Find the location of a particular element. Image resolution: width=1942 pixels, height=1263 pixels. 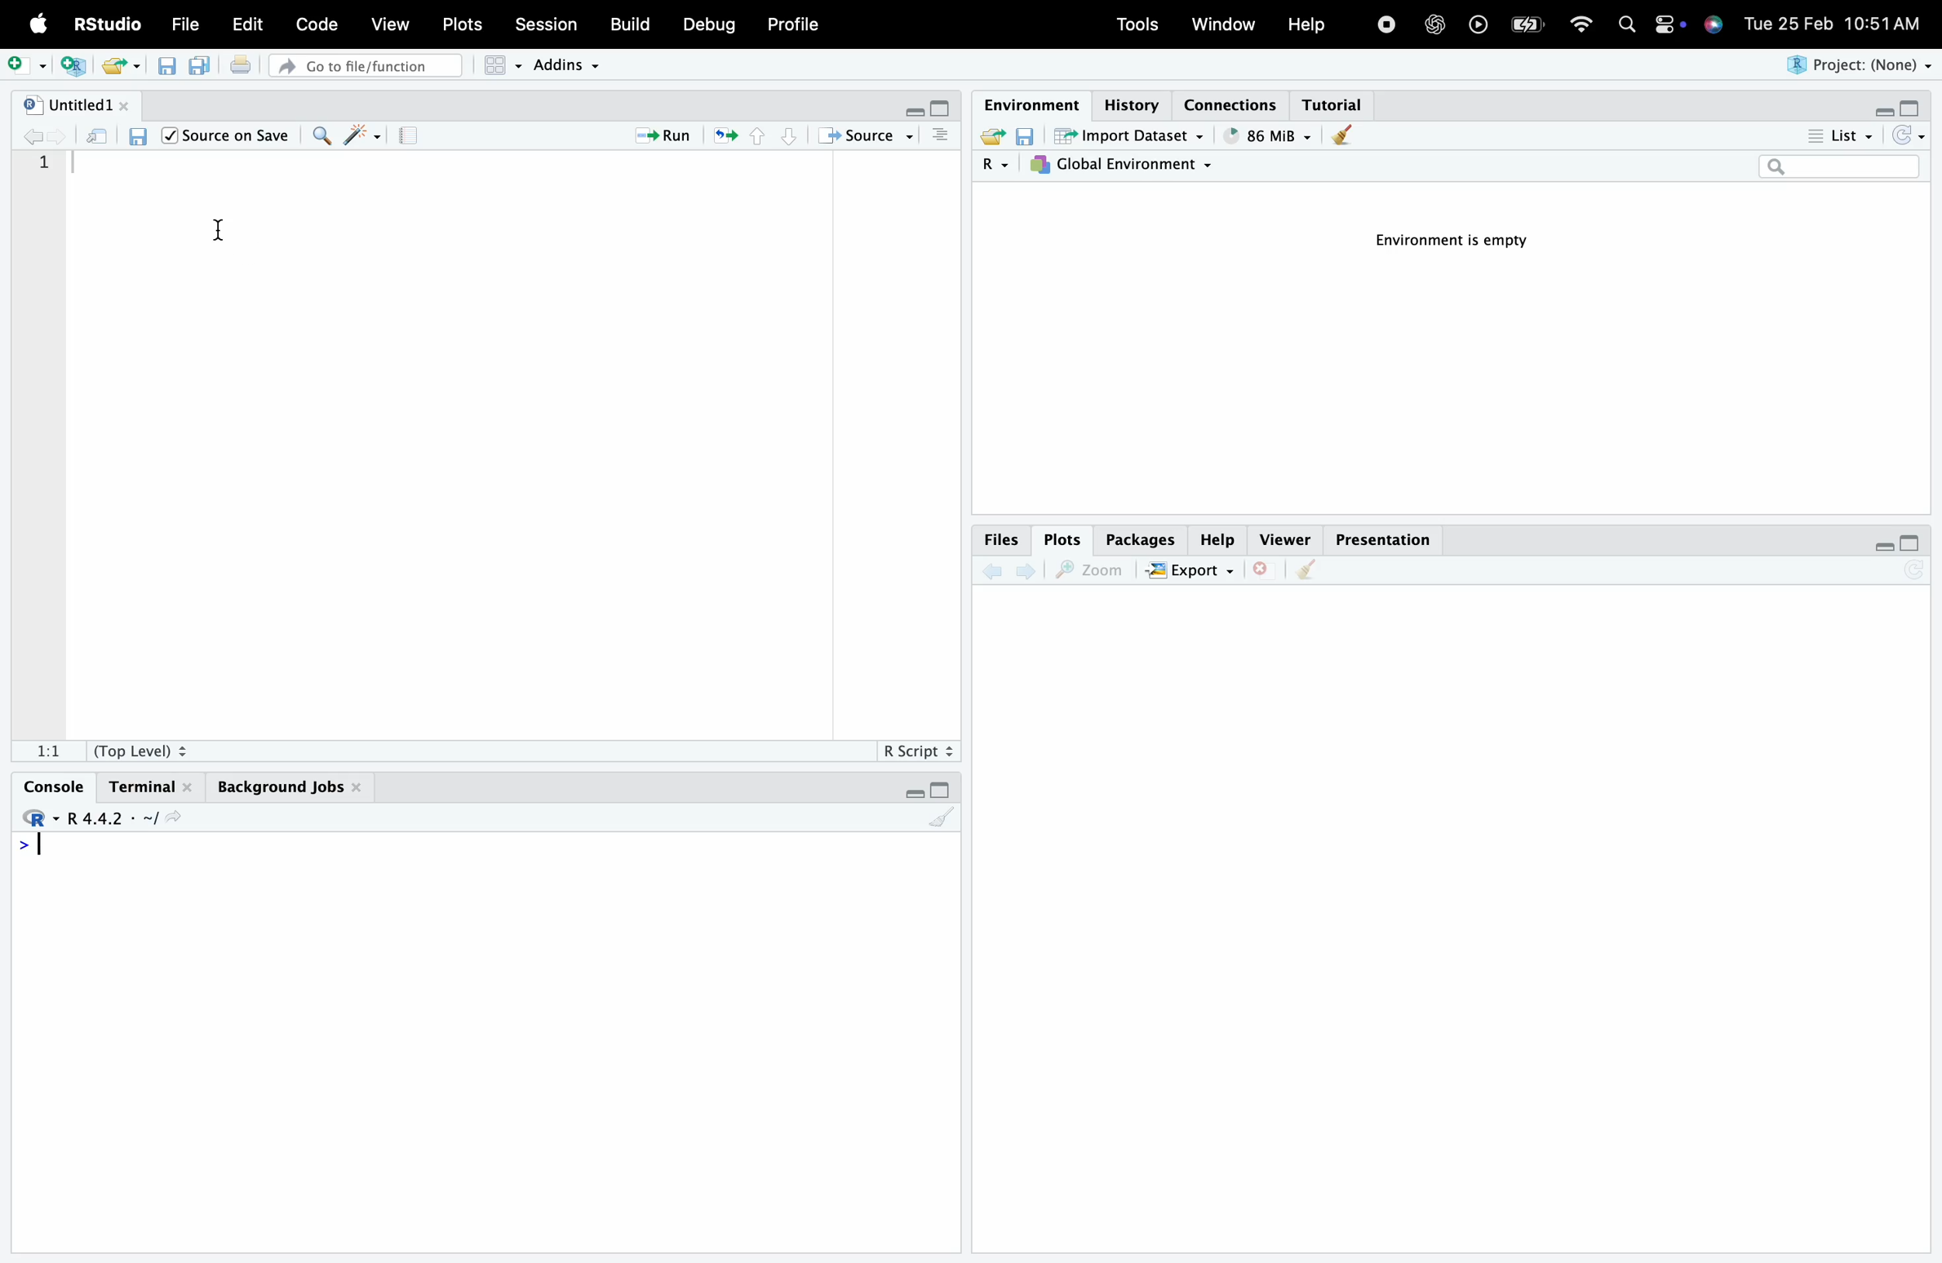

clear is located at coordinates (1343, 135).